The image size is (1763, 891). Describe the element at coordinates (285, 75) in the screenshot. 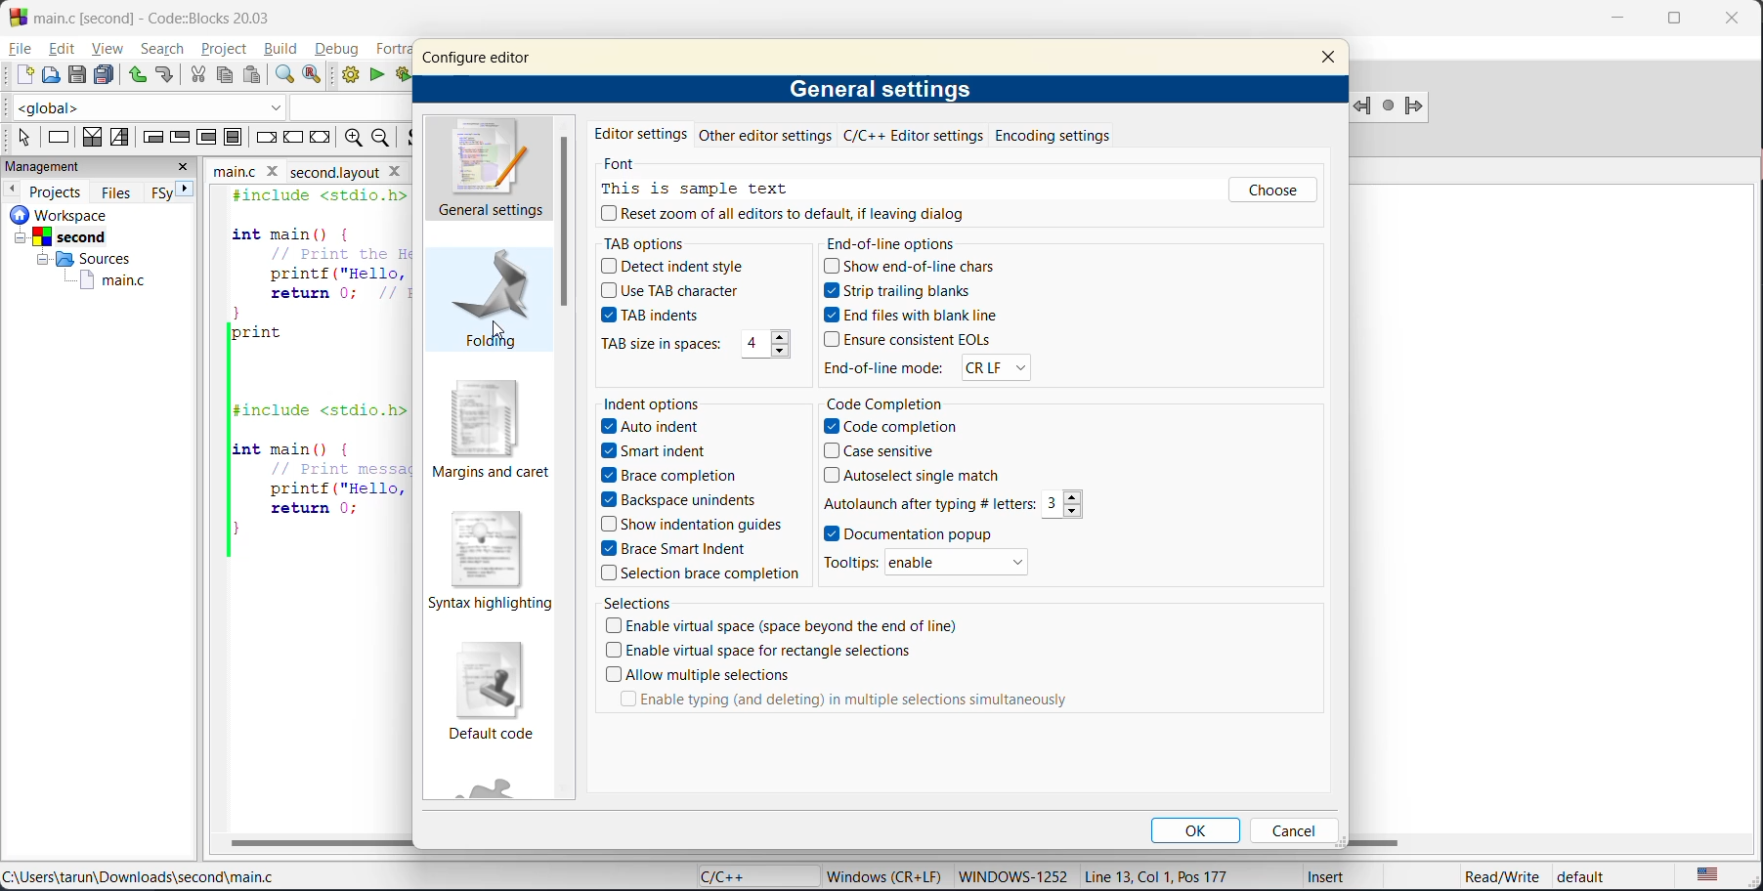

I see `find` at that location.